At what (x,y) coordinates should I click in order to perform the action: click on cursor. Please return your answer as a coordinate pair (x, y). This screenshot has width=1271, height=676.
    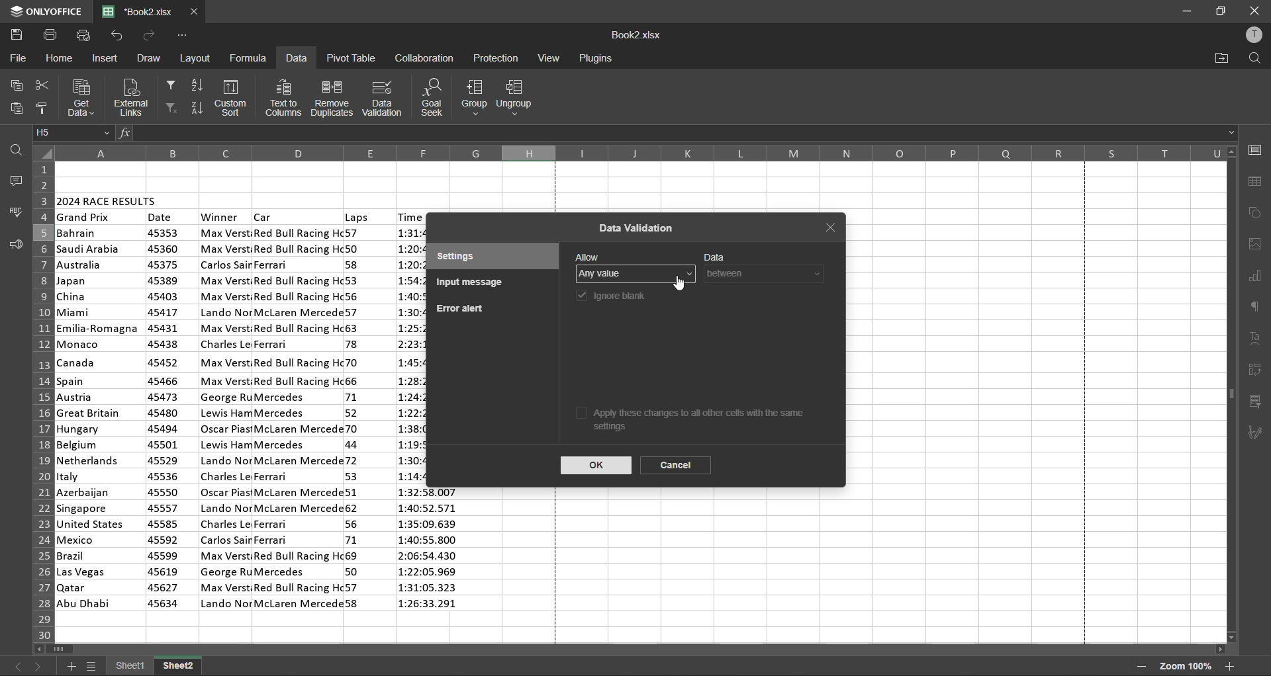
    Looking at the image, I should click on (680, 282).